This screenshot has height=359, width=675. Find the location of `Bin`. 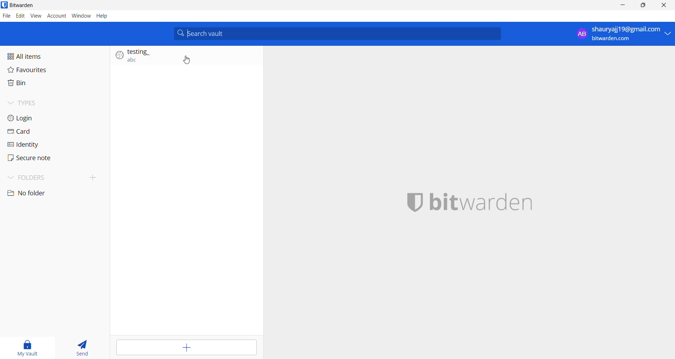

Bin is located at coordinates (51, 84).